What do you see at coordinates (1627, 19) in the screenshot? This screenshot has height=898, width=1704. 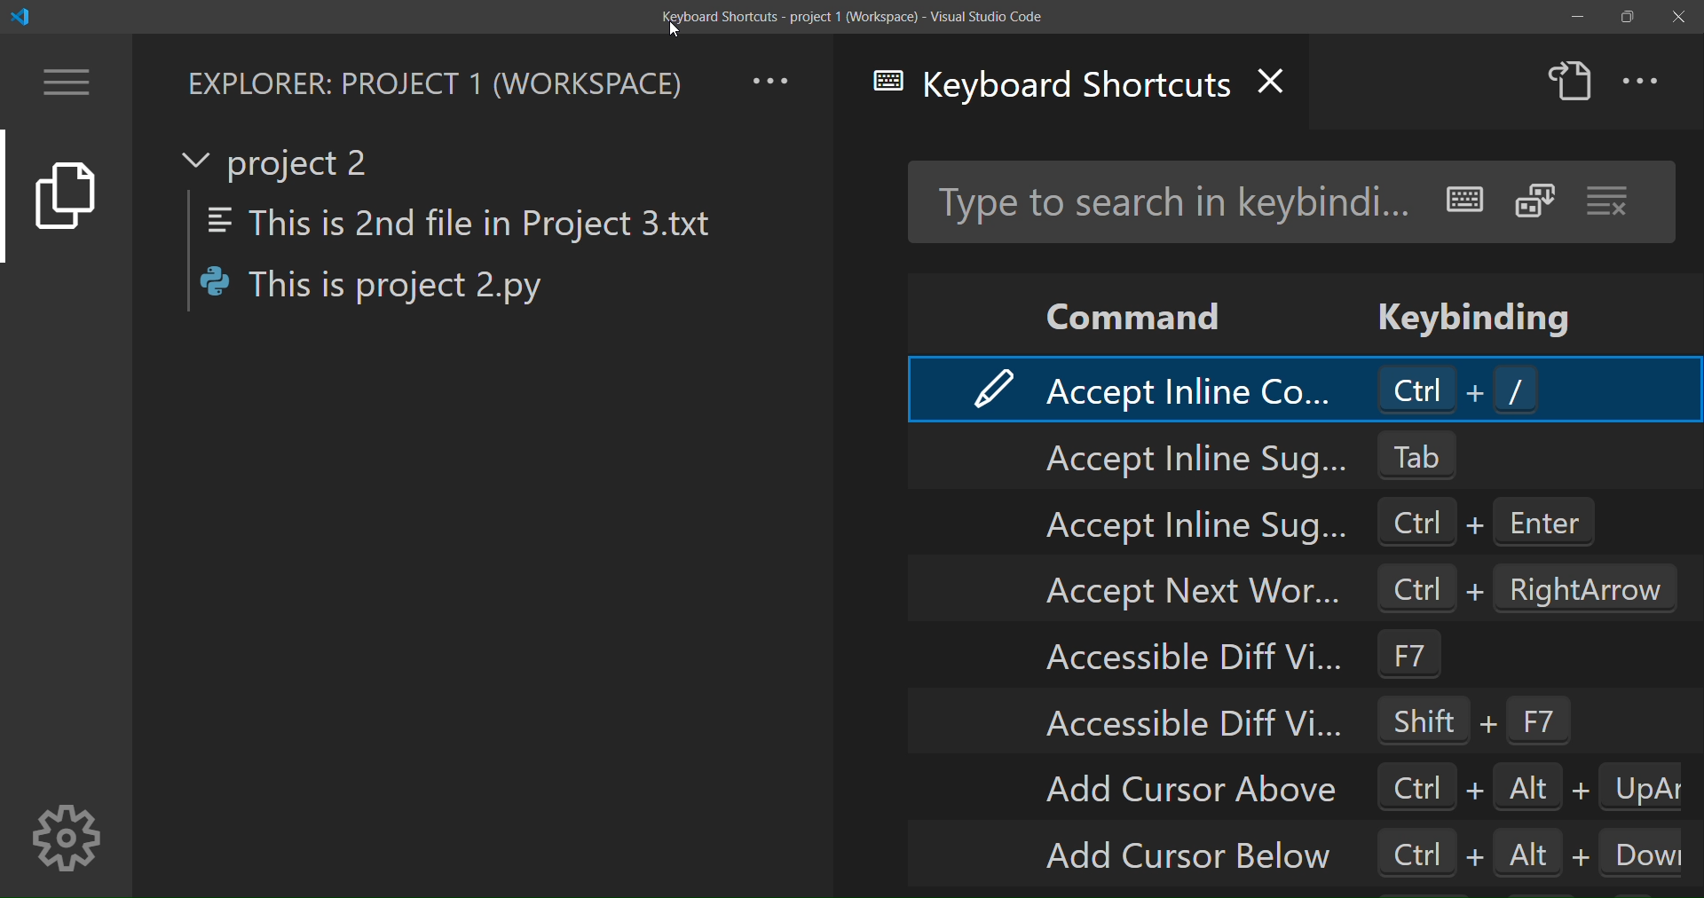 I see `maximize` at bounding box center [1627, 19].